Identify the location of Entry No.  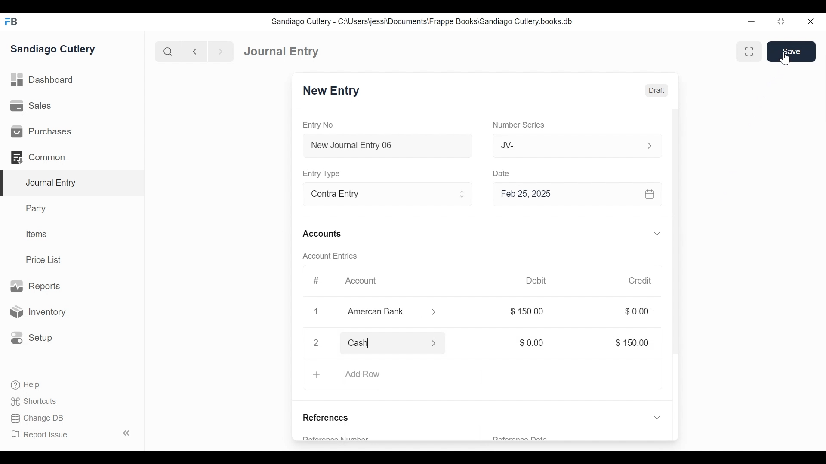
(318, 125).